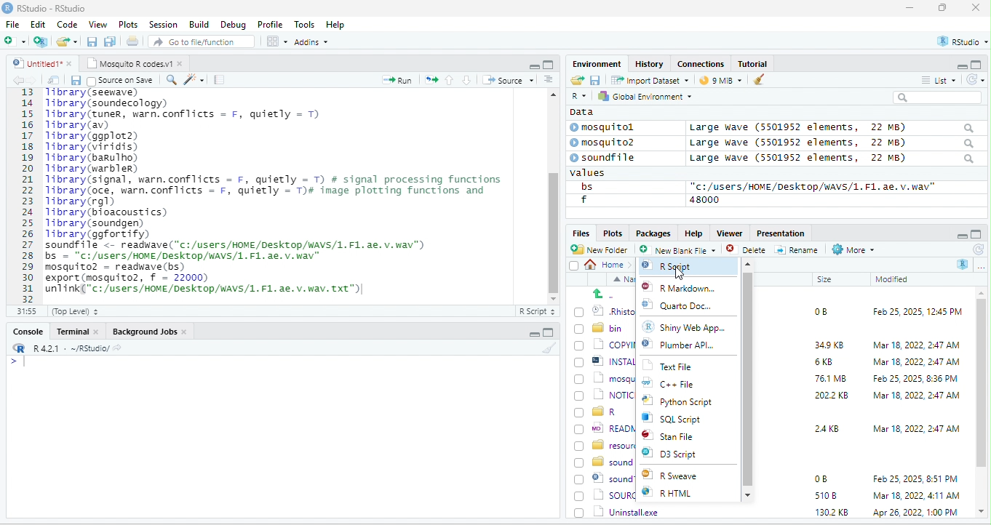  Describe the element at coordinates (532, 334) in the screenshot. I see `minimize` at that location.